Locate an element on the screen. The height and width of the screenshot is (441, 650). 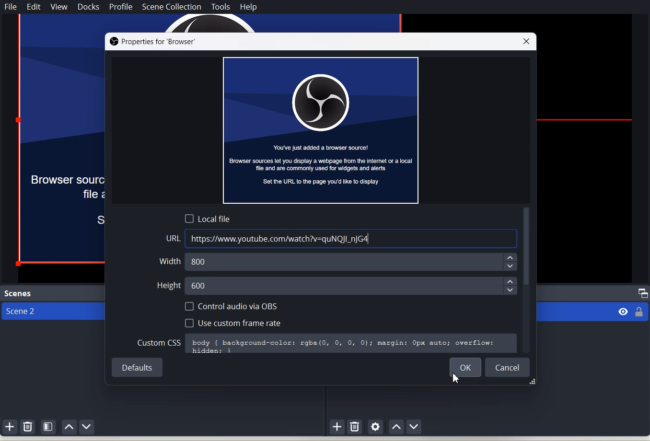
Local File is located at coordinates (209, 218).